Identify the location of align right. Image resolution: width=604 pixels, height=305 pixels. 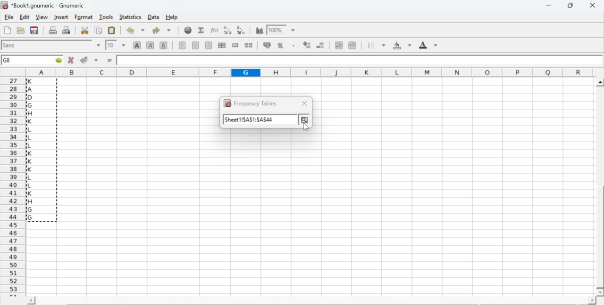
(209, 46).